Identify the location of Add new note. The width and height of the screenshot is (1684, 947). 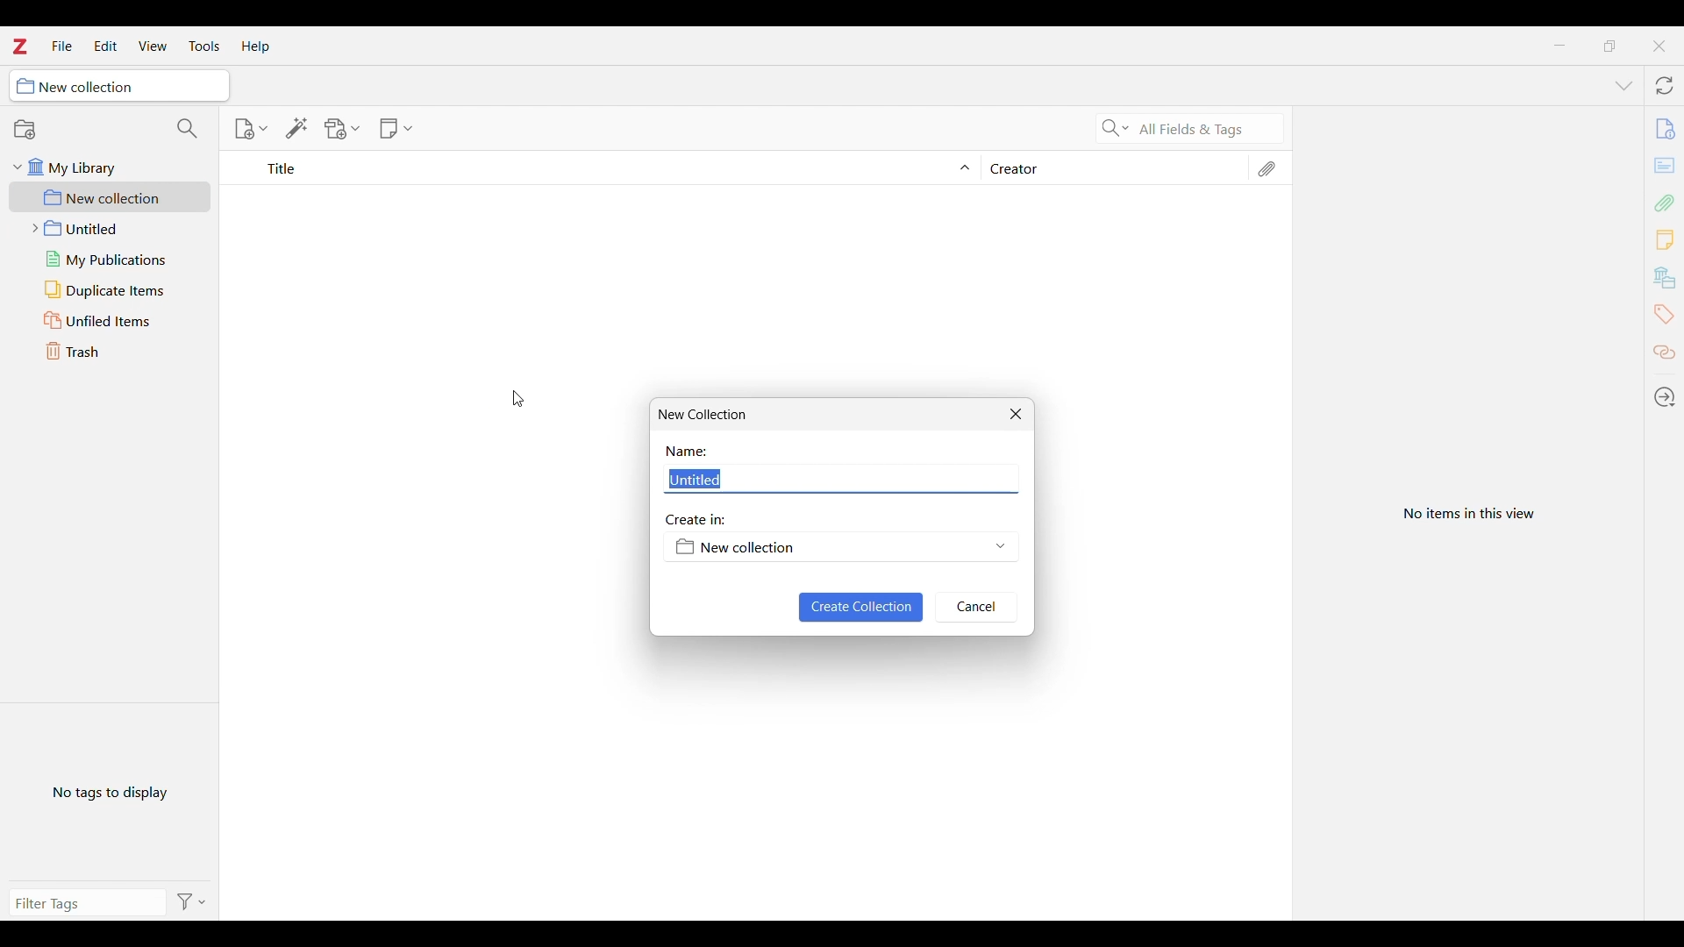
(1664, 239).